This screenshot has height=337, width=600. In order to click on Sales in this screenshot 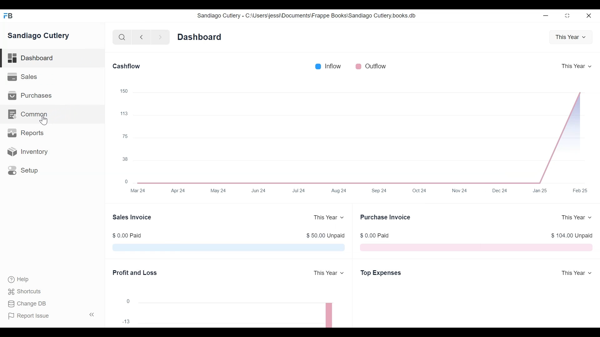, I will do `click(22, 77)`.